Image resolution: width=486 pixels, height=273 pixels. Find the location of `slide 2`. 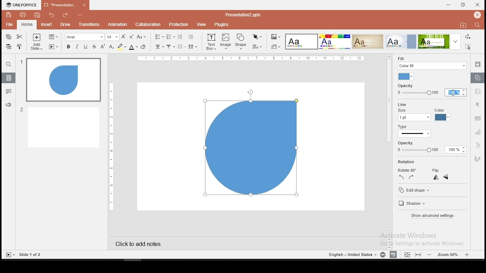

slide 2 is located at coordinates (60, 127).